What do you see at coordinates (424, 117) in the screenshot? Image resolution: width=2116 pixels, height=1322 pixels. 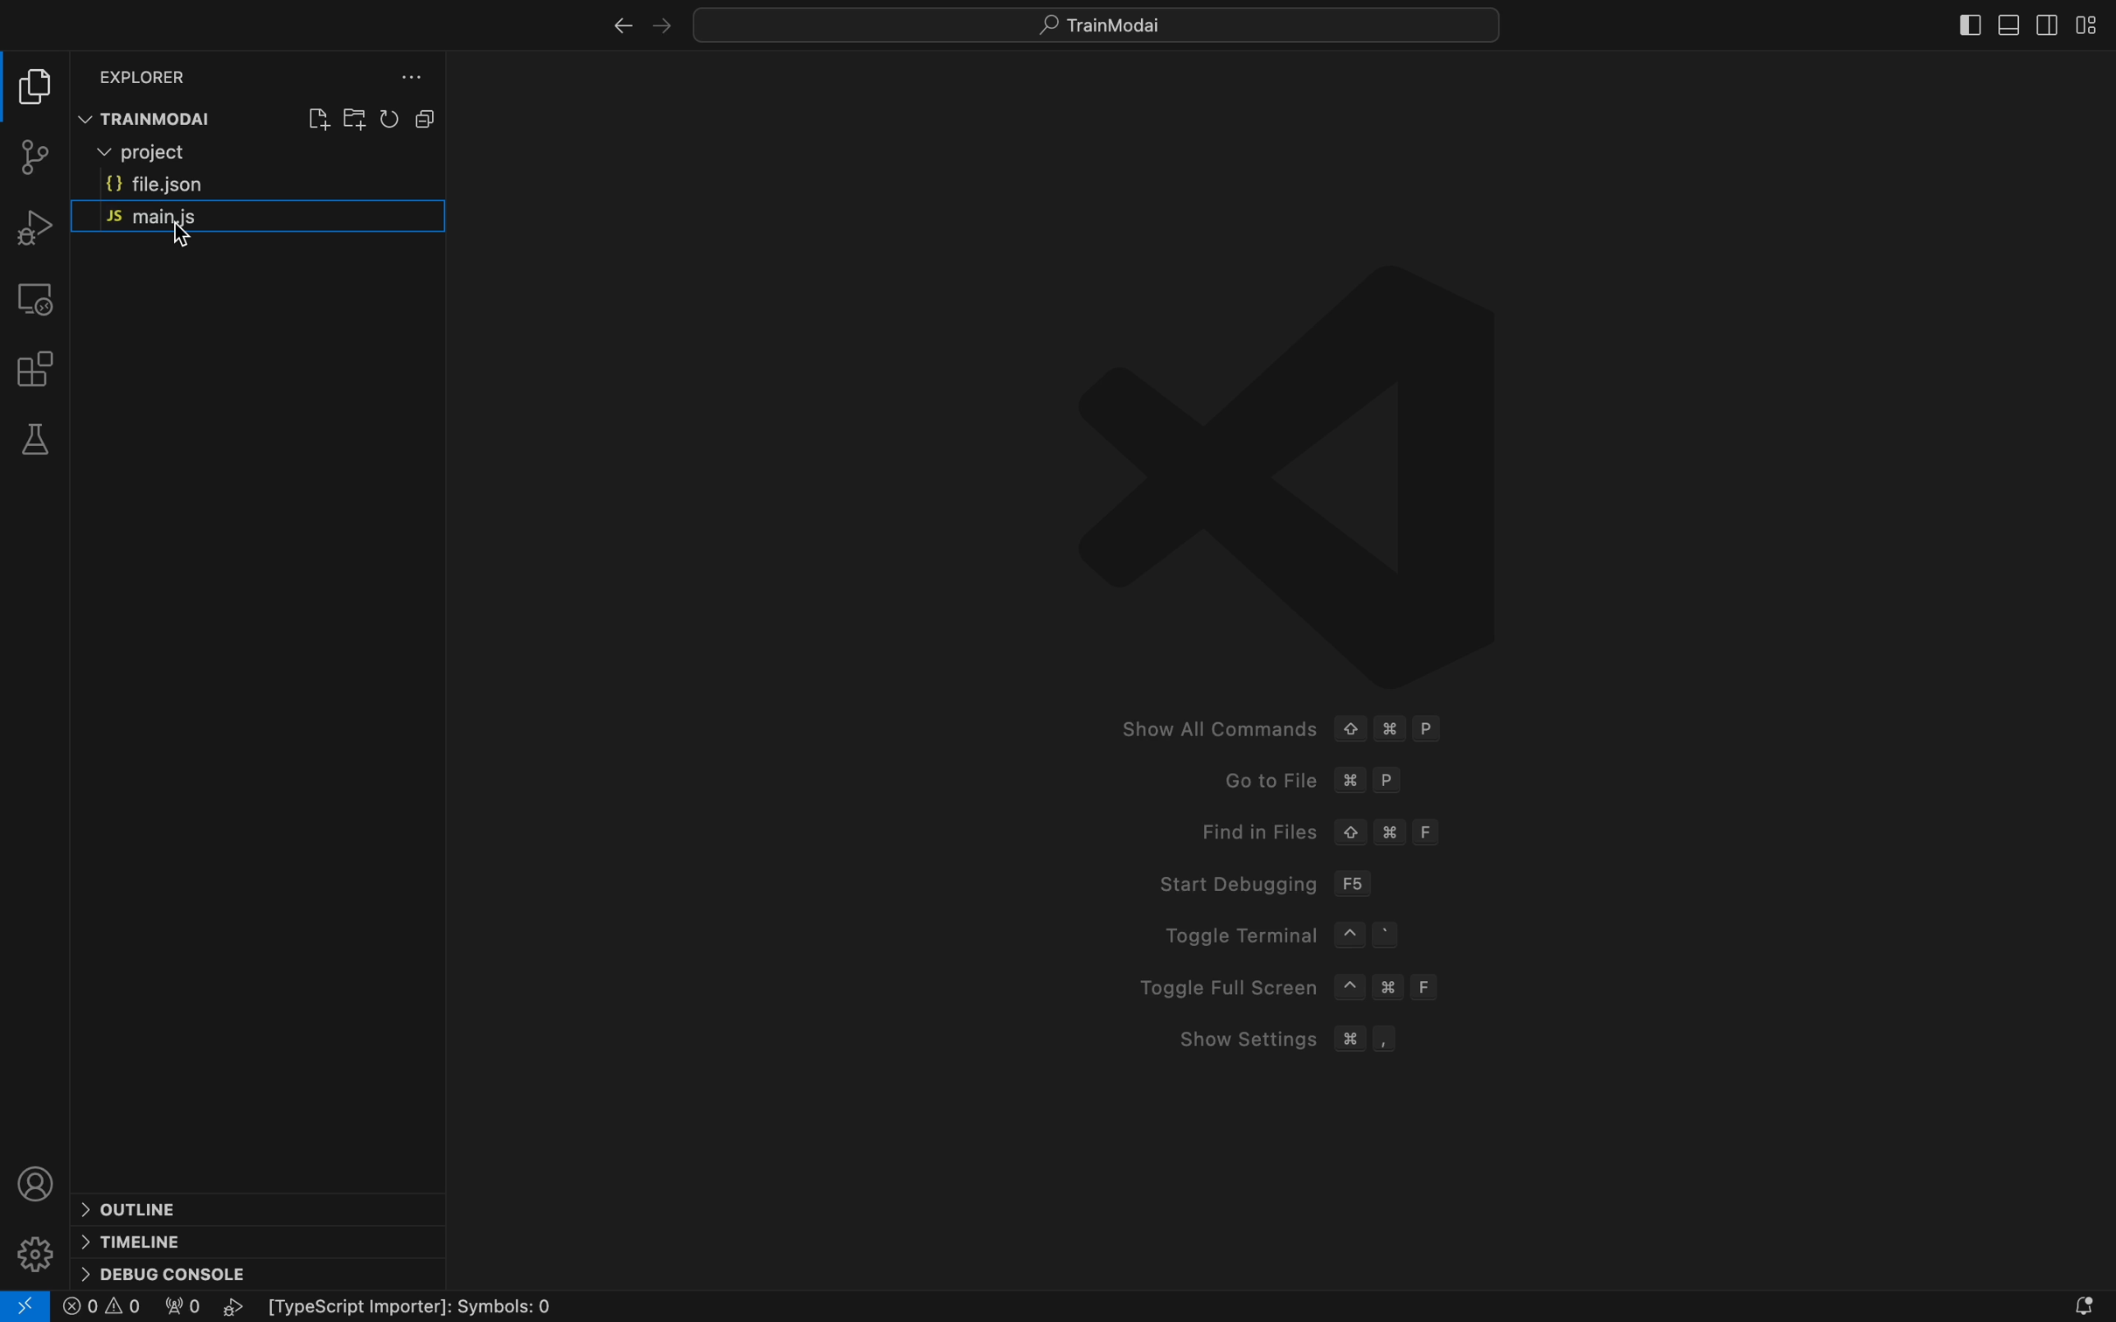 I see `` at bounding box center [424, 117].